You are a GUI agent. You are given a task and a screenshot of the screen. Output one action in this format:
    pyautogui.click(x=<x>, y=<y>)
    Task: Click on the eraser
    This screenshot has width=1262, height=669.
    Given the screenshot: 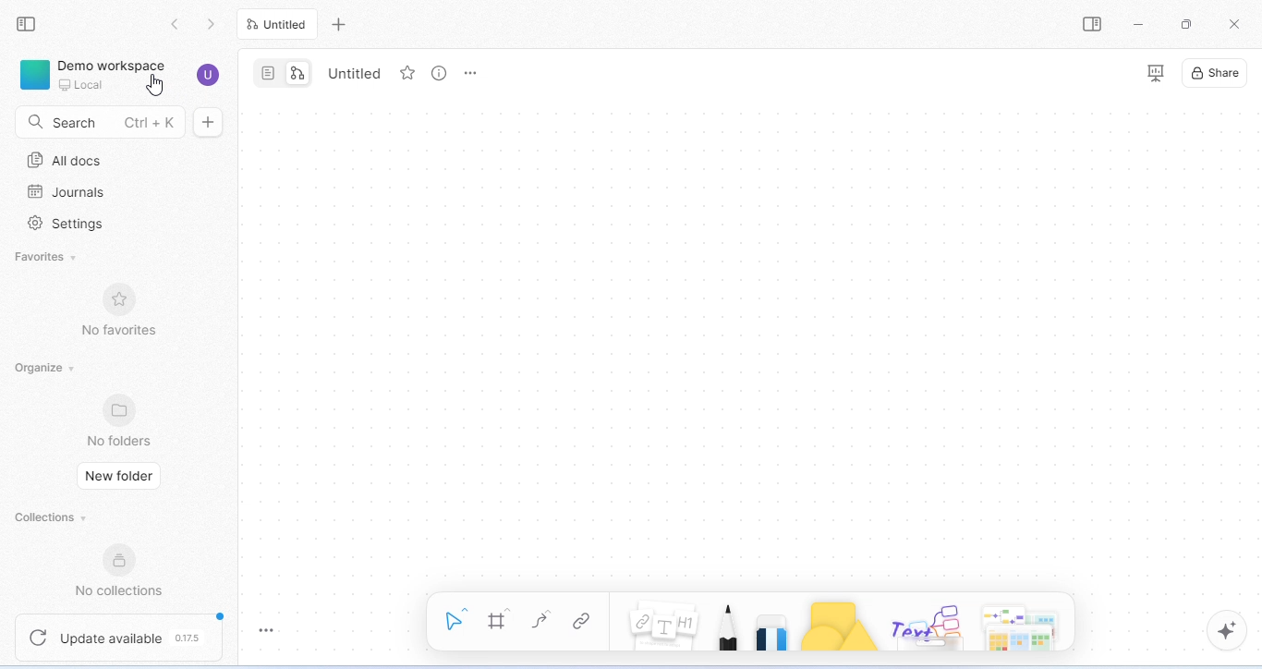 What is the action you would take?
    pyautogui.click(x=775, y=631)
    